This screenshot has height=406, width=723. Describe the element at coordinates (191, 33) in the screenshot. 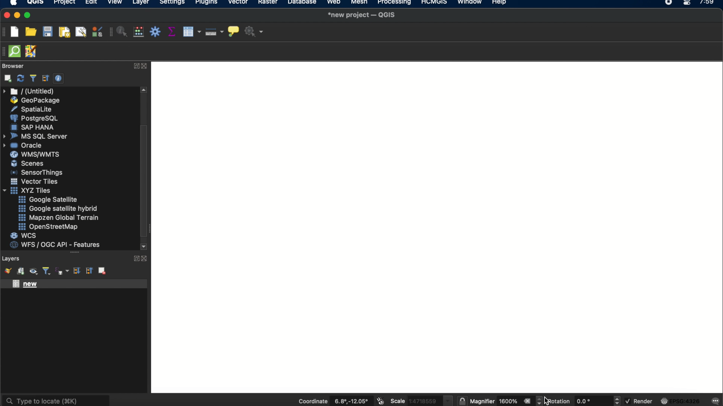

I see `OPEN ATTRIBUTE TABLE` at that location.